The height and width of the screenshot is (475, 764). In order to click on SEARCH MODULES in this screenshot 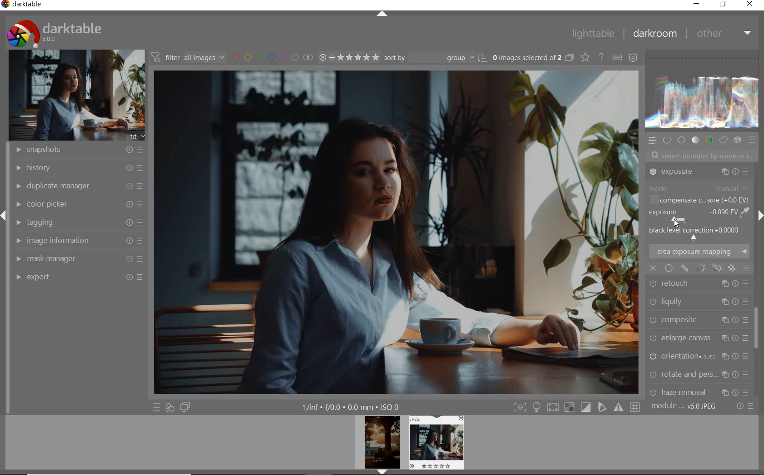, I will do `click(702, 156)`.